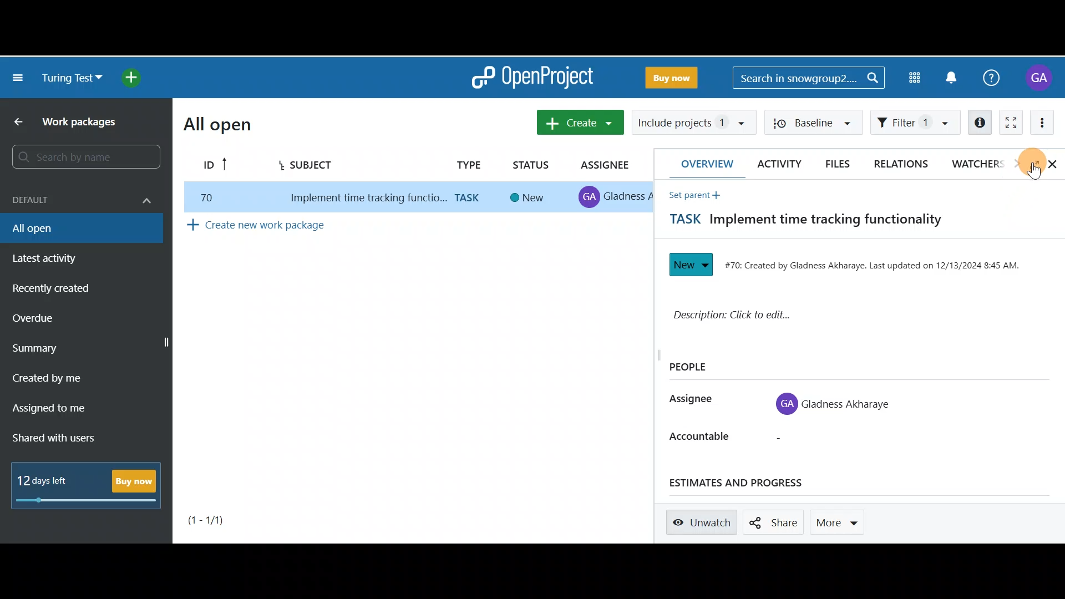  What do you see at coordinates (914, 124) in the screenshot?
I see `Filter` at bounding box center [914, 124].